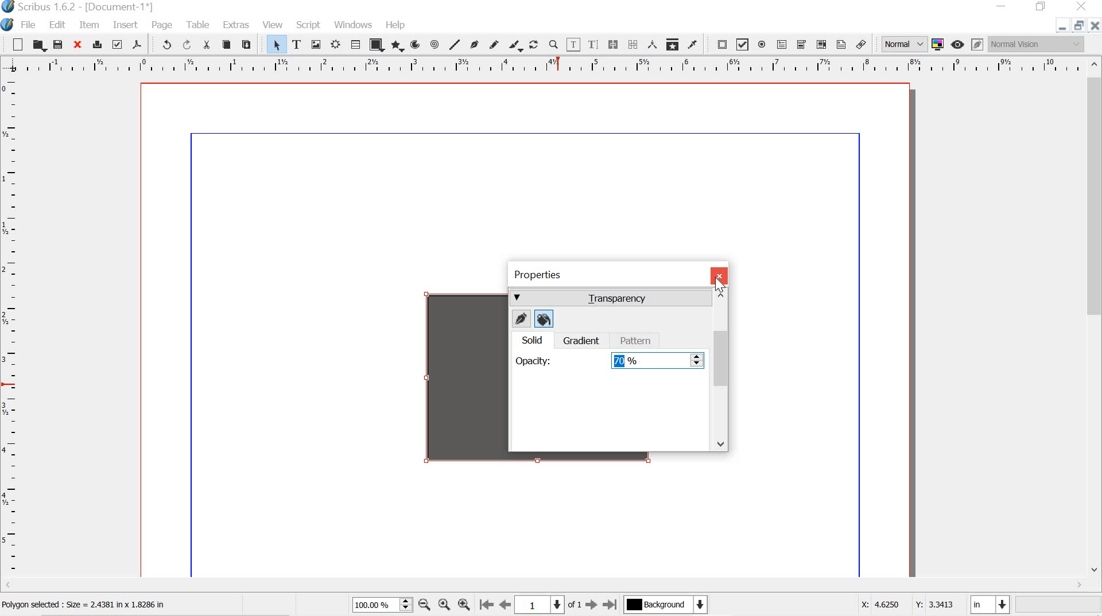  Describe the element at coordinates (96, 44) in the screenshot. I see `print` at that location.